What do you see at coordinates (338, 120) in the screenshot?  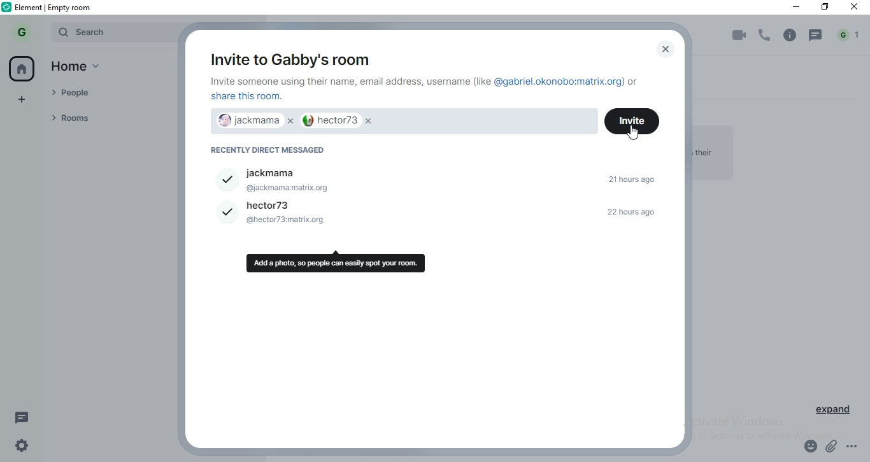 I see `hector73` at bounding box center [338, 120].